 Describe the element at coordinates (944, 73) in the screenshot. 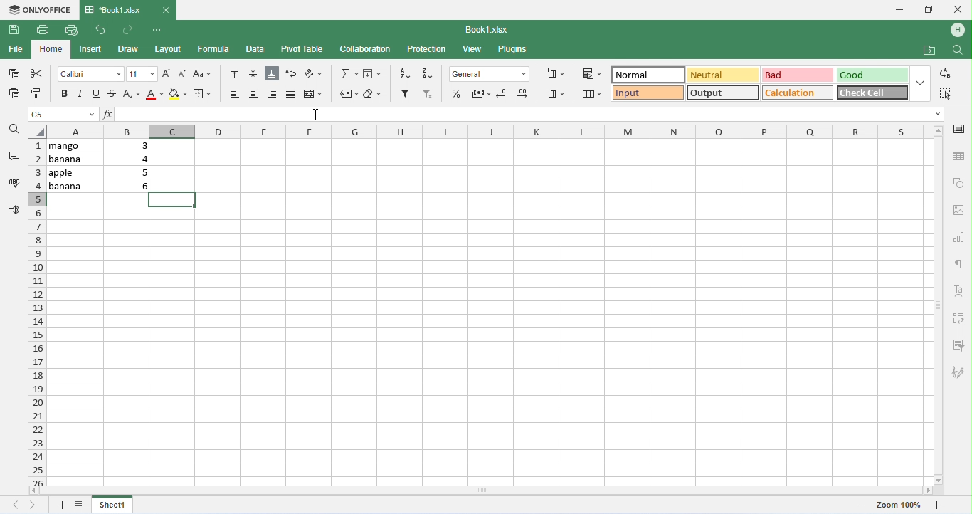

I see `replace` at that location.